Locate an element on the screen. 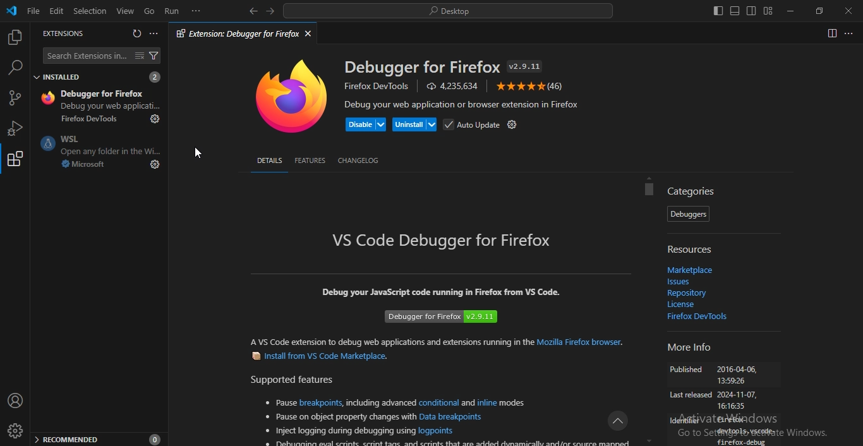  Debug your JavaScript code running in Firefox from VS Code. is located at coordinates (444, 292).